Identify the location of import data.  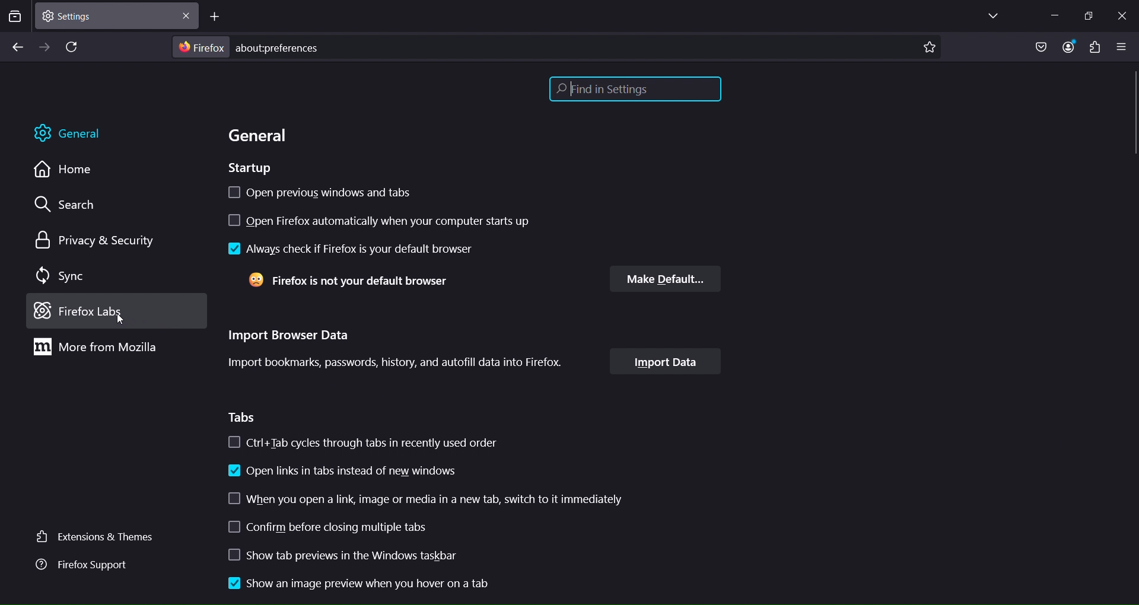
(666, 362).